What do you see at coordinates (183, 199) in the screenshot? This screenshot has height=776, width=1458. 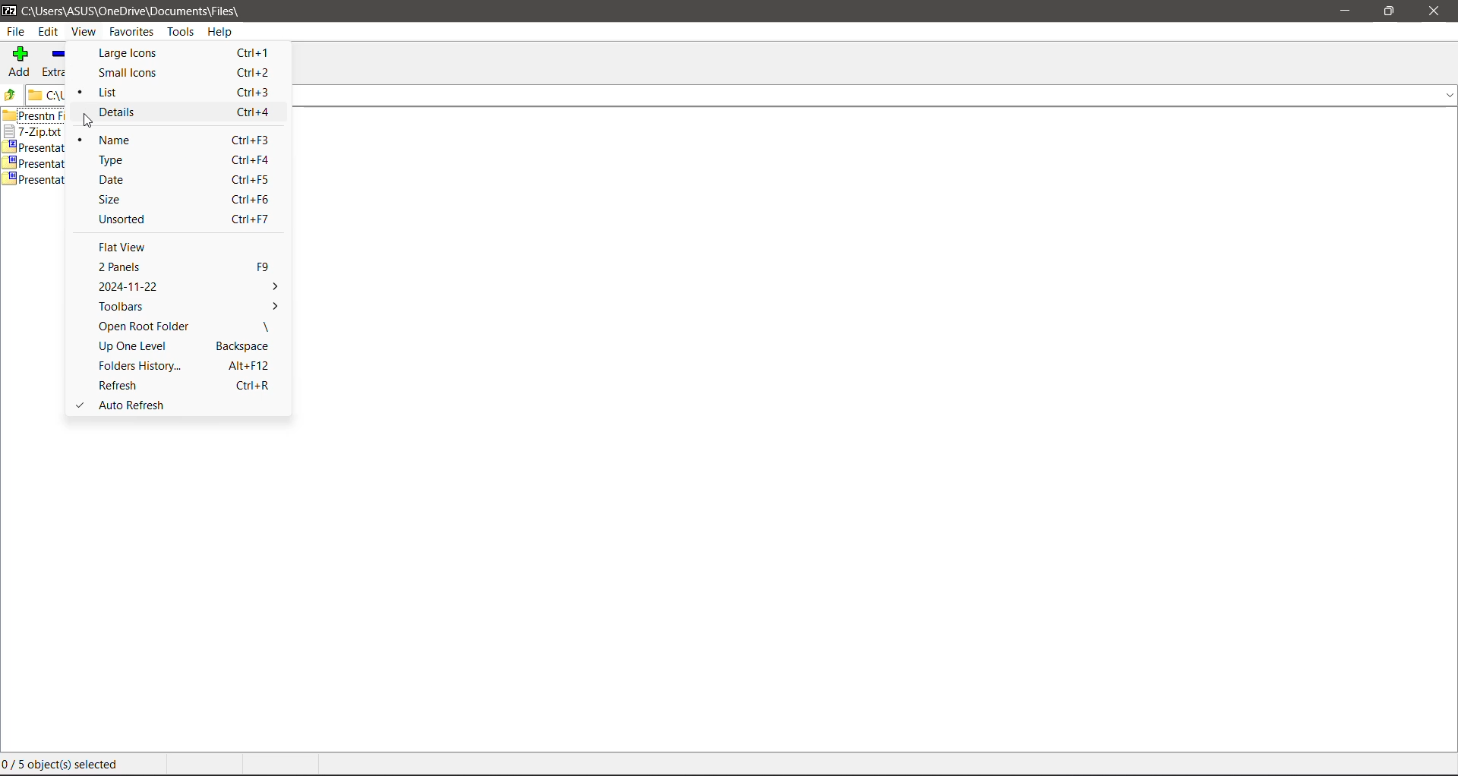 I see `Size` at bounding box center [183, 199].